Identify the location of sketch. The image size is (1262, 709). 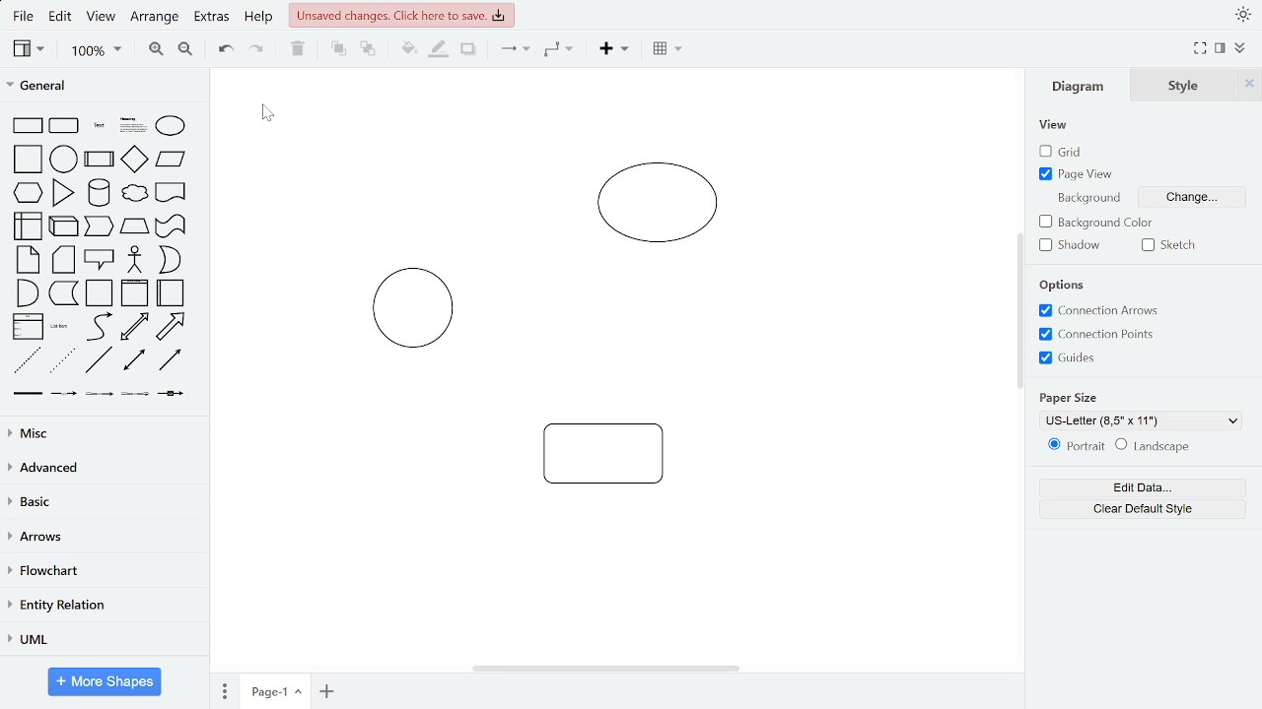
(1173, 244).